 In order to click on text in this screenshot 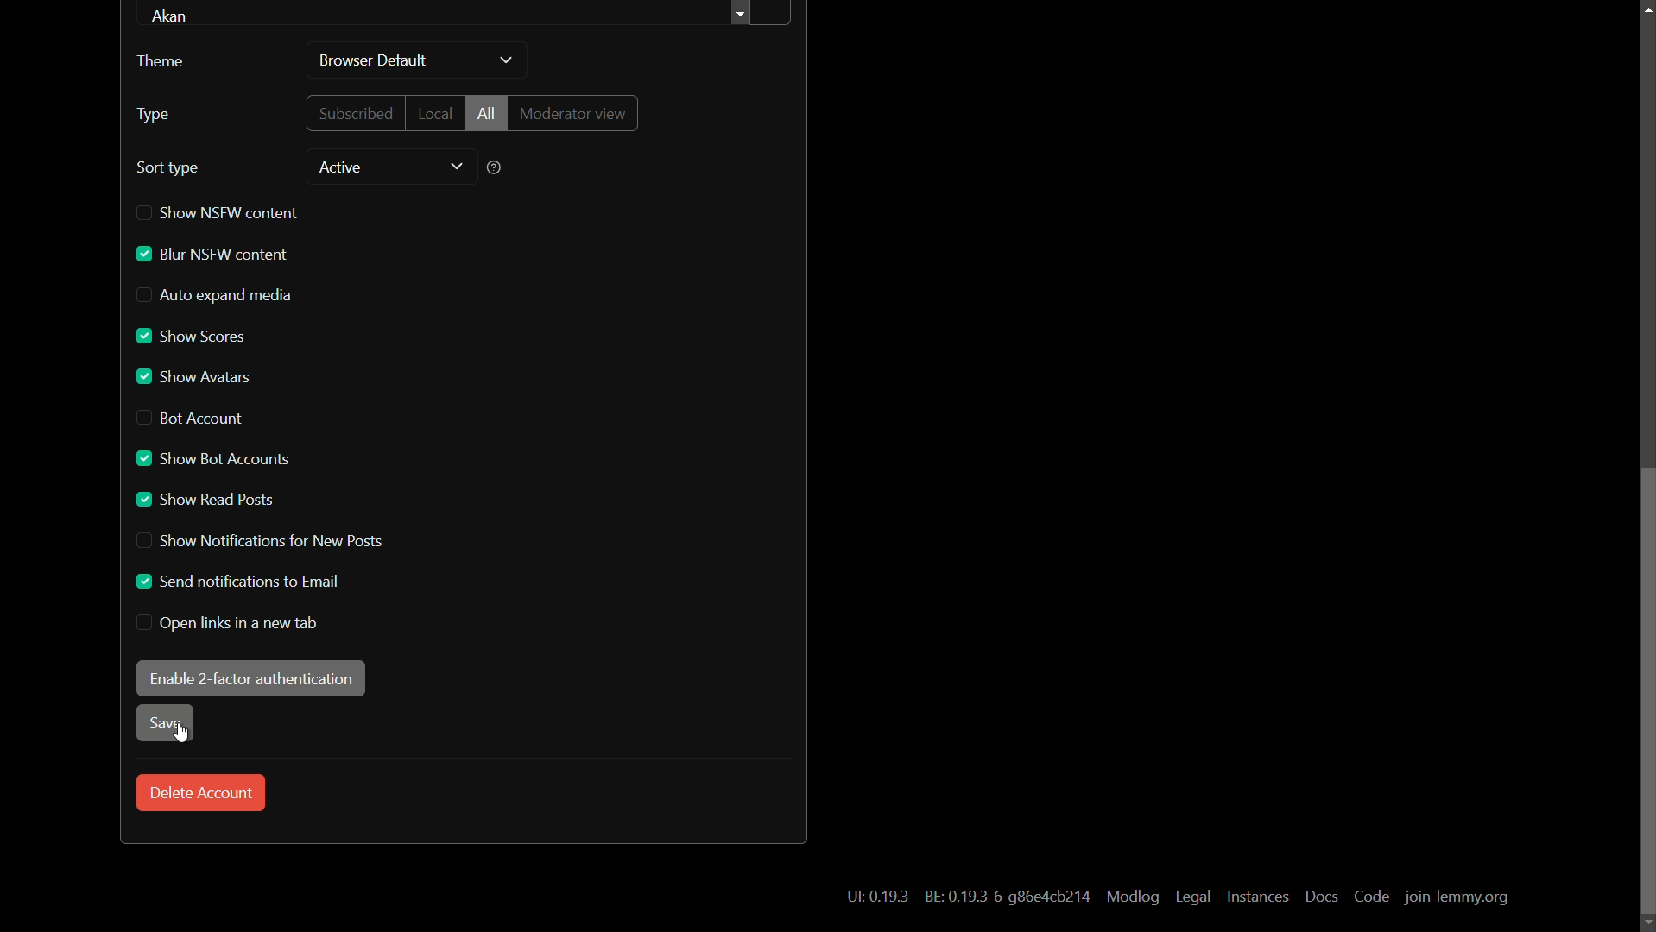, I will do `click(1008, 898)`.